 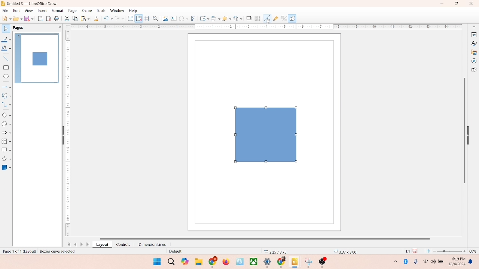 What do you see at coordinates (6, 59) in the screenshot?
I see `insert line` at bounding box center [6, 59].